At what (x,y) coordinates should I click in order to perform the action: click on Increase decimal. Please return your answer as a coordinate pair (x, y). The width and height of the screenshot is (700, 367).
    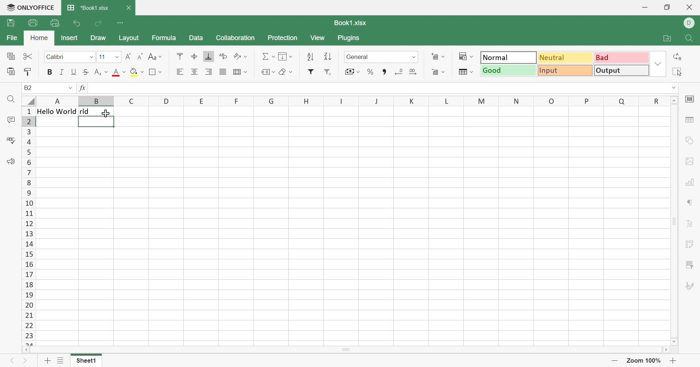
    Looking at the image, I should click on (415, 72).